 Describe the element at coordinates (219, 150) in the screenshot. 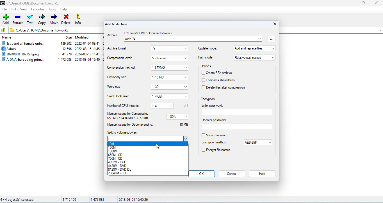

I see `encrypt file names` at that location.